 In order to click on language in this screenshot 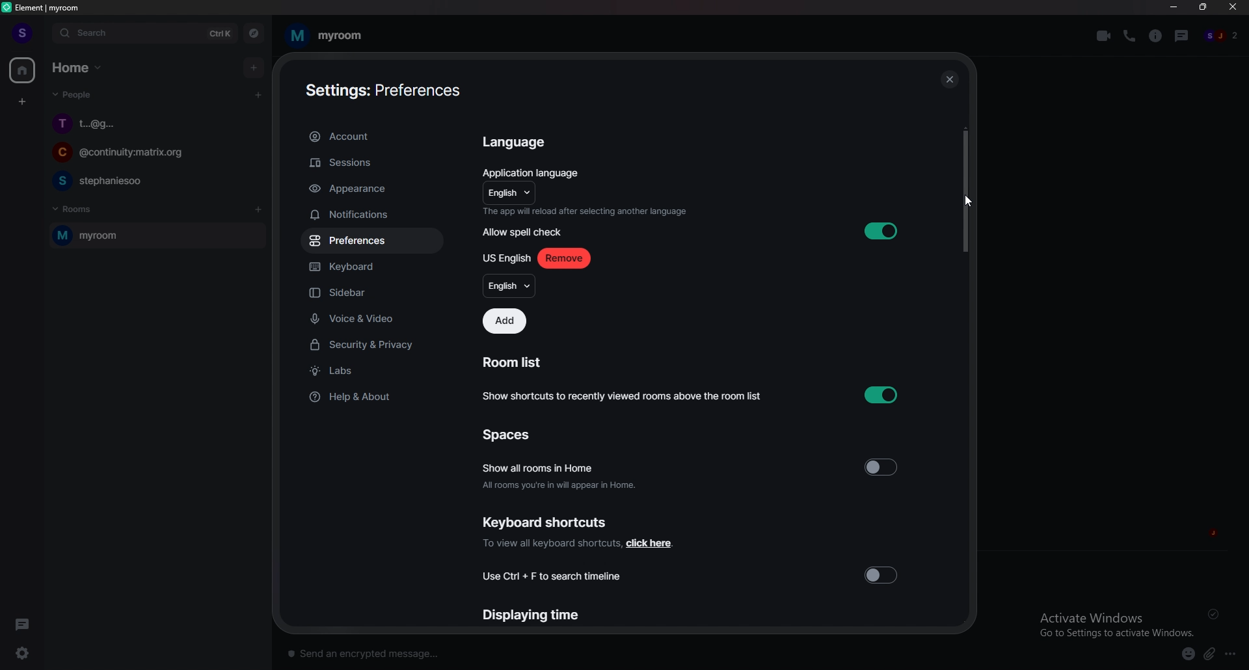, I will do `click(506, 259)`.